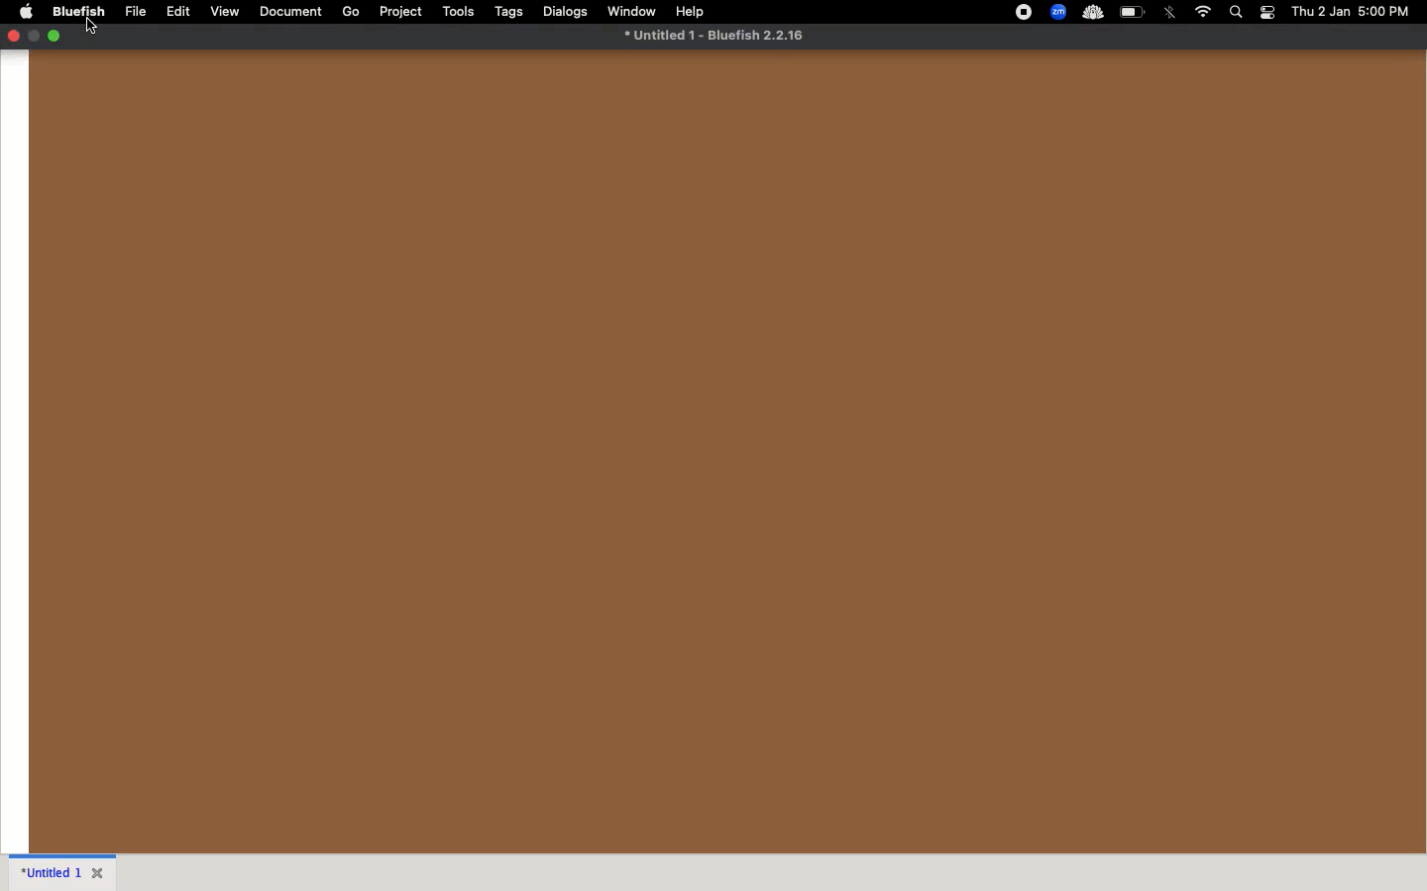  What do you see at coordinates (718, 34) in the screenshot?
I see `* Untitled 1 - Bluefish 2.2.16` at bounding box center [718, 34].